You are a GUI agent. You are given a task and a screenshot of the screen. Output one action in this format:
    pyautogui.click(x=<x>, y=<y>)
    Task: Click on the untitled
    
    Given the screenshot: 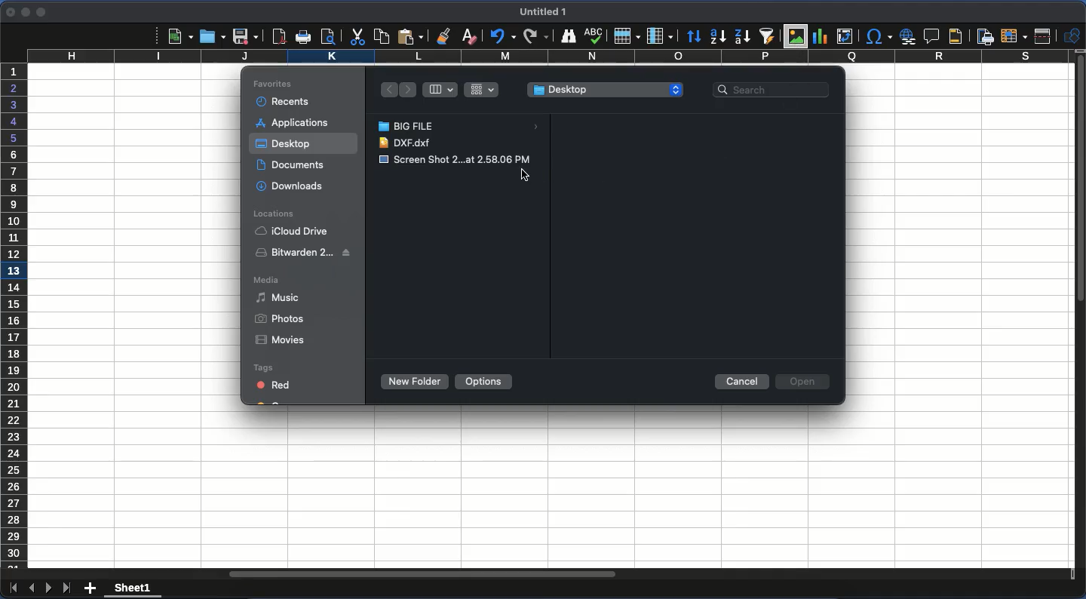 What is the action you would take?
    pyautogui.click(x=542, y=11)
    